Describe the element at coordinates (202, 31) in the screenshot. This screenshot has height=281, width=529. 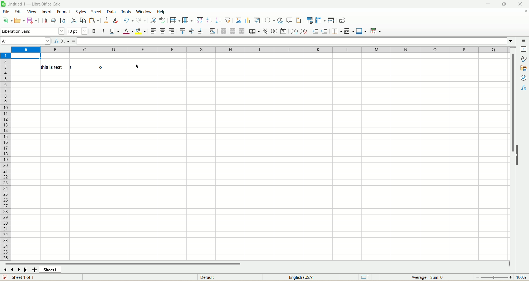
I see `align bottom` at that location.